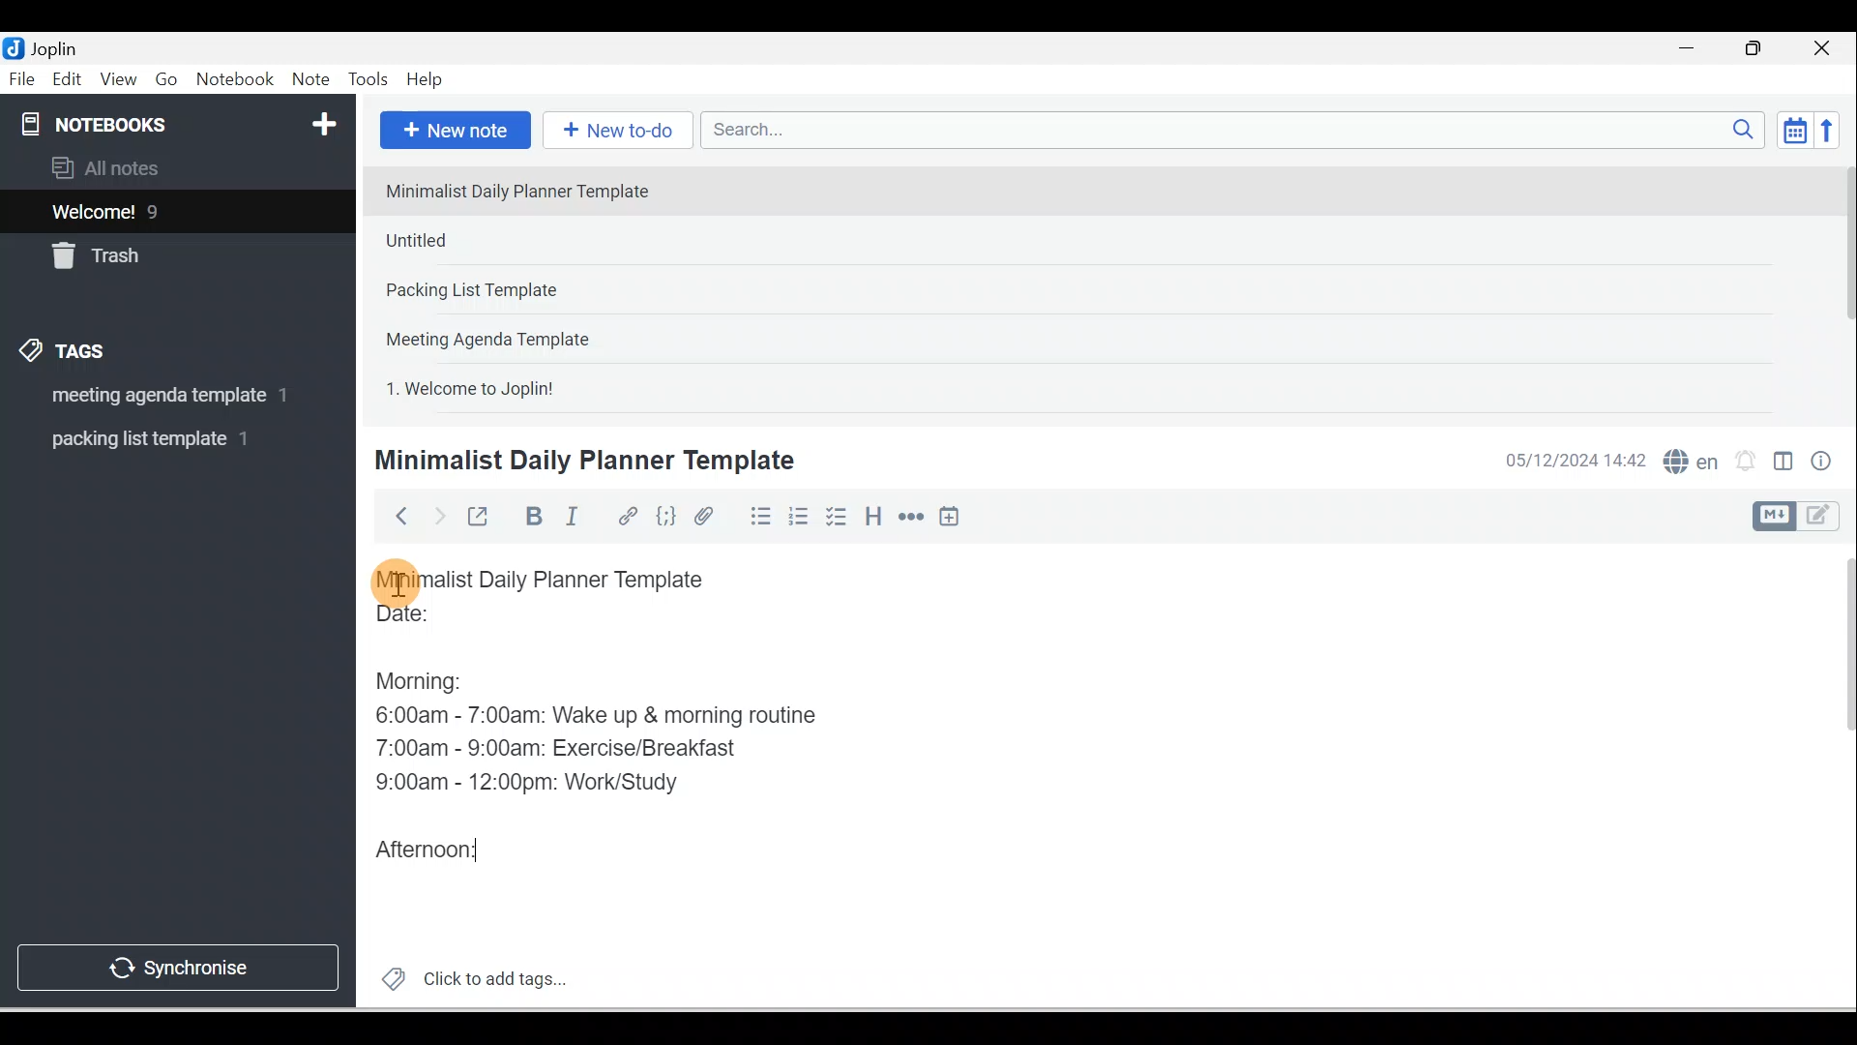 This screenshot has height=1045, width=1857. I want to click on Help, so click(426, 80).